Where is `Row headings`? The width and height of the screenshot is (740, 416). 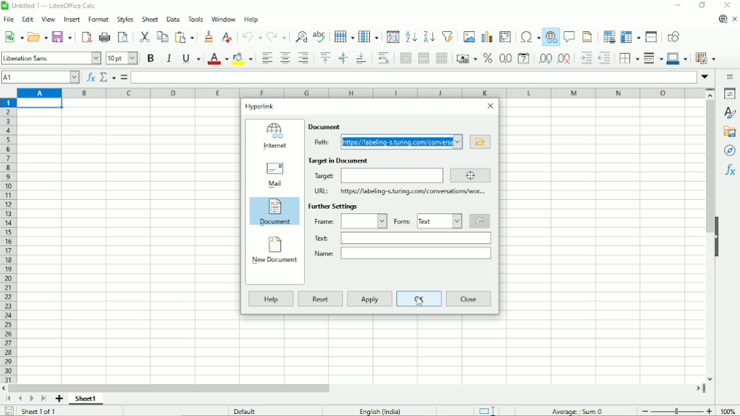
Row headings is located at coordinates (8, 241).